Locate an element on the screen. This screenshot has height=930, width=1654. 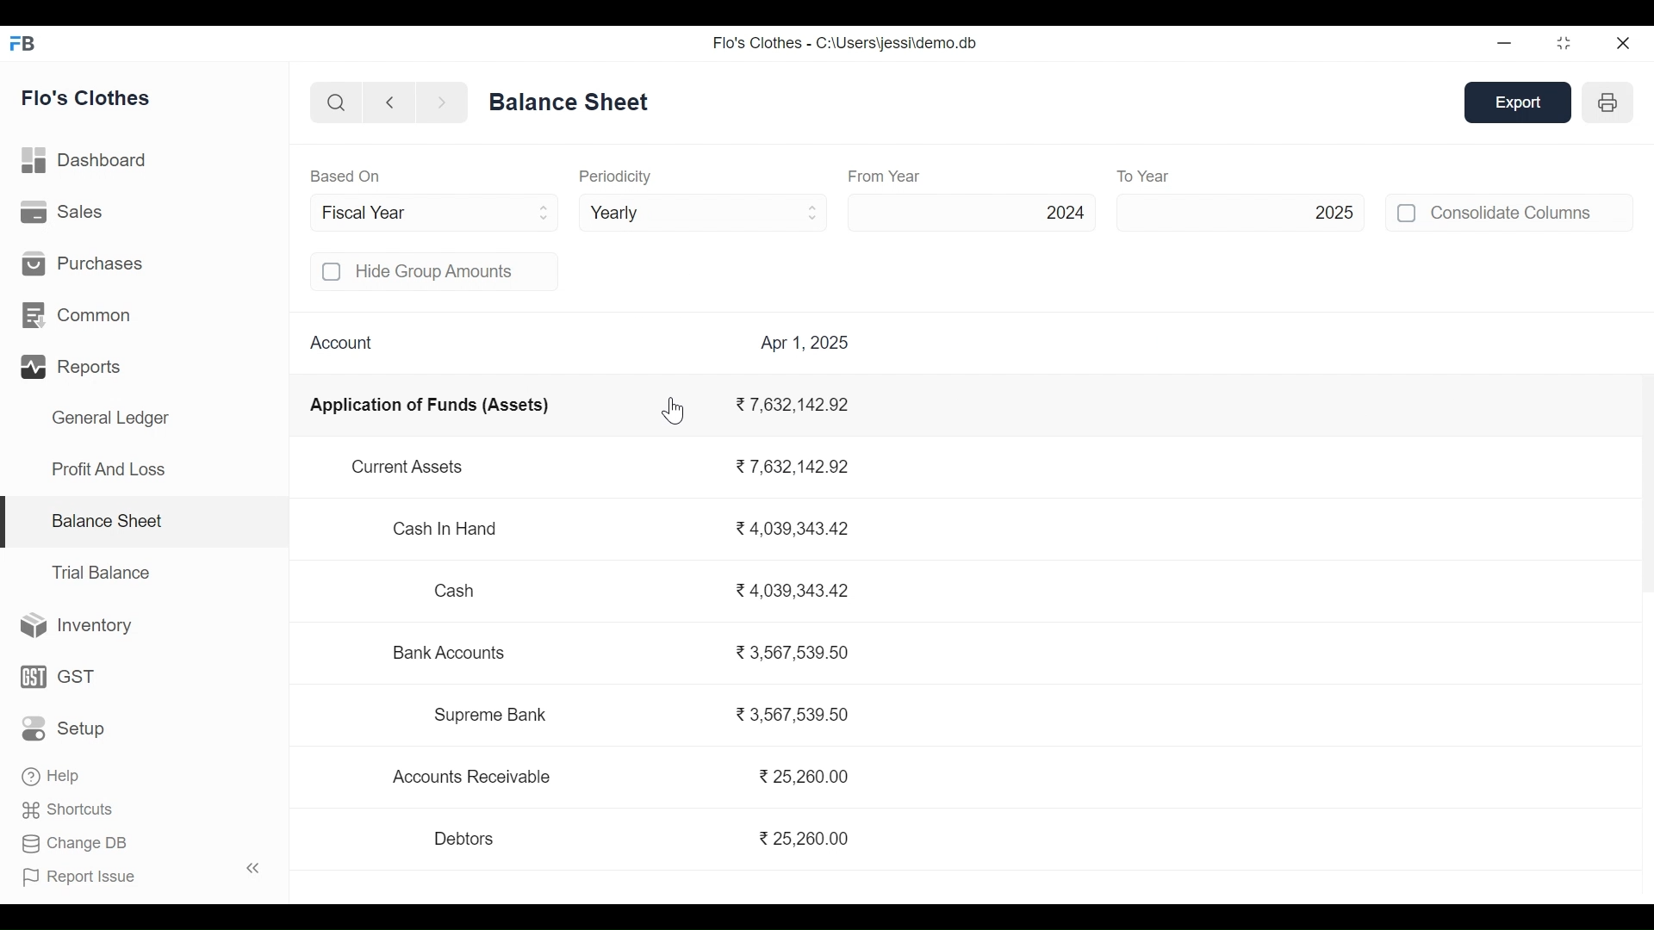
Application of Funds (Assets) 37,632,142.92 is located at coordinates (583, 408).